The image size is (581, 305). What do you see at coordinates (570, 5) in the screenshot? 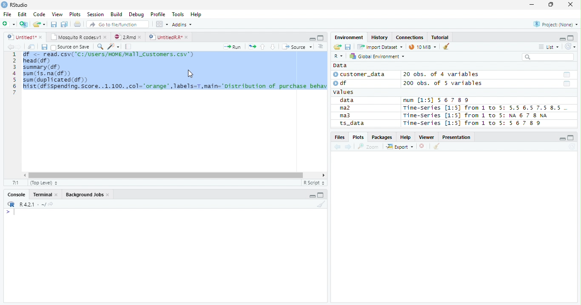
I see `Close` at bounding box center [570, 5].